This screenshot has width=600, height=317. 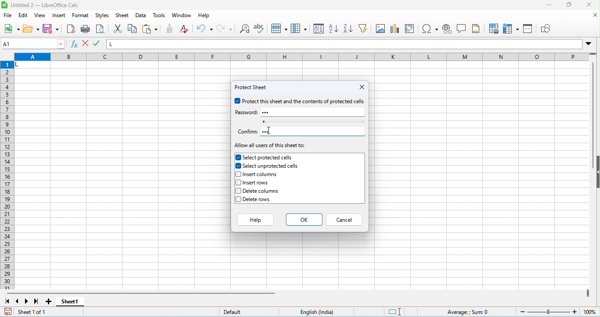 What do you see at coordinates (150, 29) in the screenshot?
I see `paste` at bounding box center [150, 29].